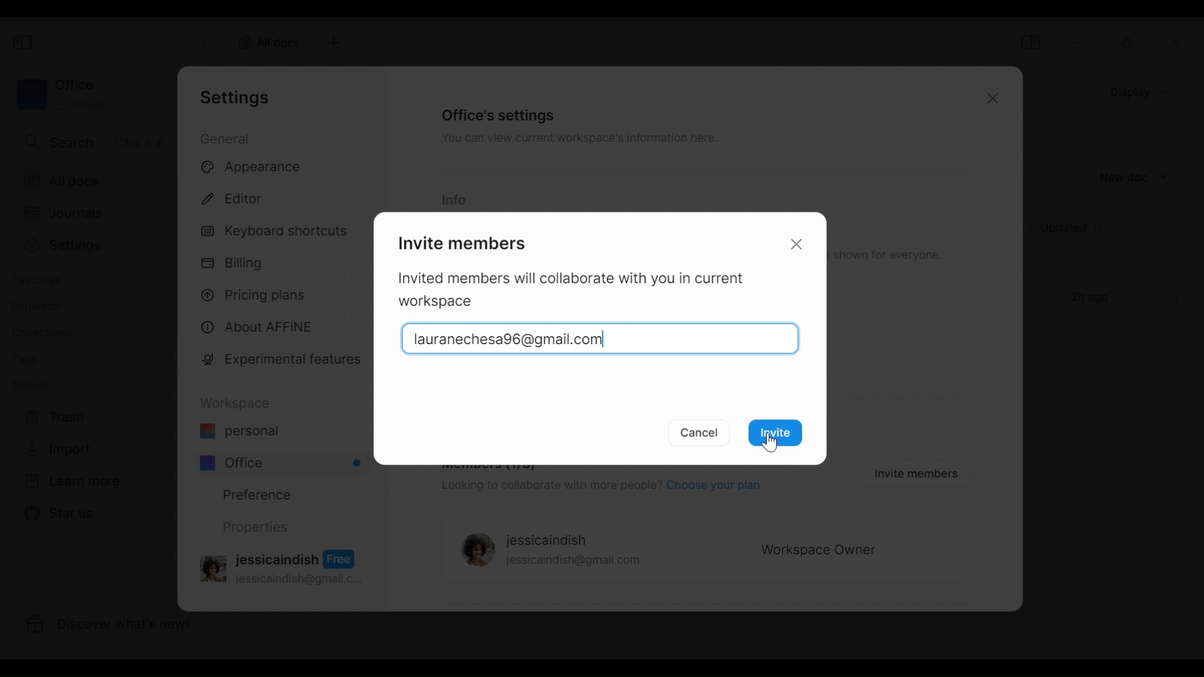 This screenshot has height=677, width=1204. Describe the element at coordinates (284, 566) in the screenshot. I see `Account` at that location.